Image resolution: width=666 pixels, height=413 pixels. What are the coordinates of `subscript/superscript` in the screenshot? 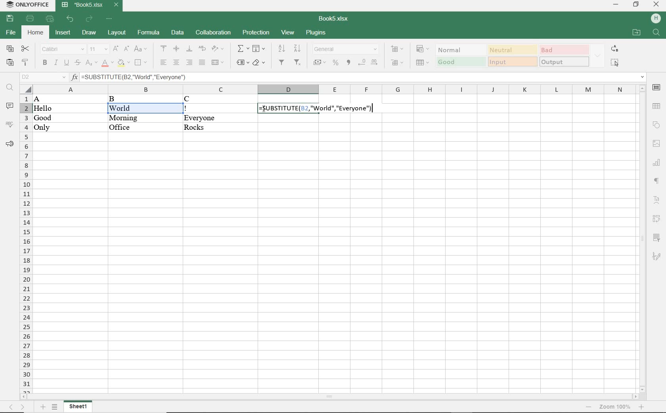 It's located at (90, 64).